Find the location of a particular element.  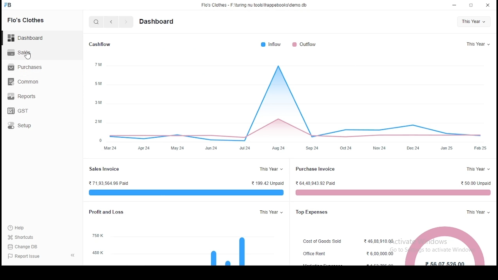

aug 24 is located at coordinates (279, 148).